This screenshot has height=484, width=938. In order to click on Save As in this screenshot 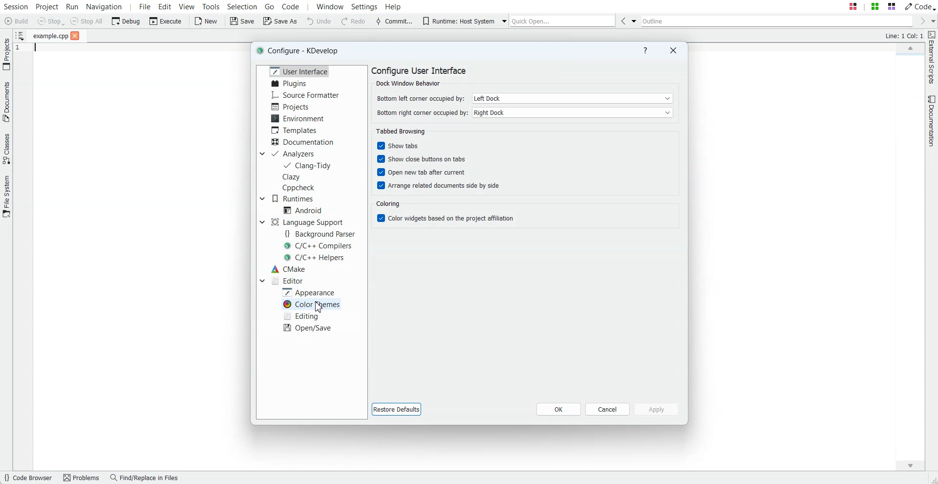, I will do `click(280, 22)`.